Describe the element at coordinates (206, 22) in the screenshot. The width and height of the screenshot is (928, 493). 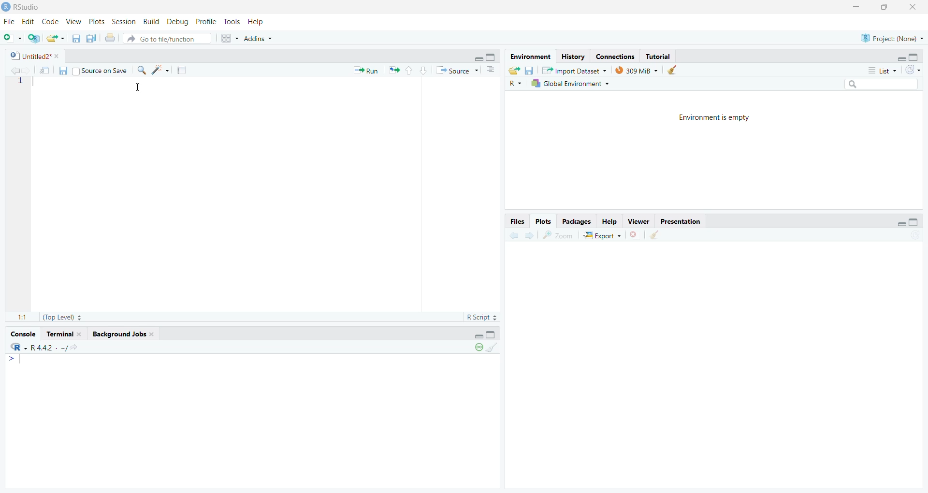
I see `Profile` at that location.